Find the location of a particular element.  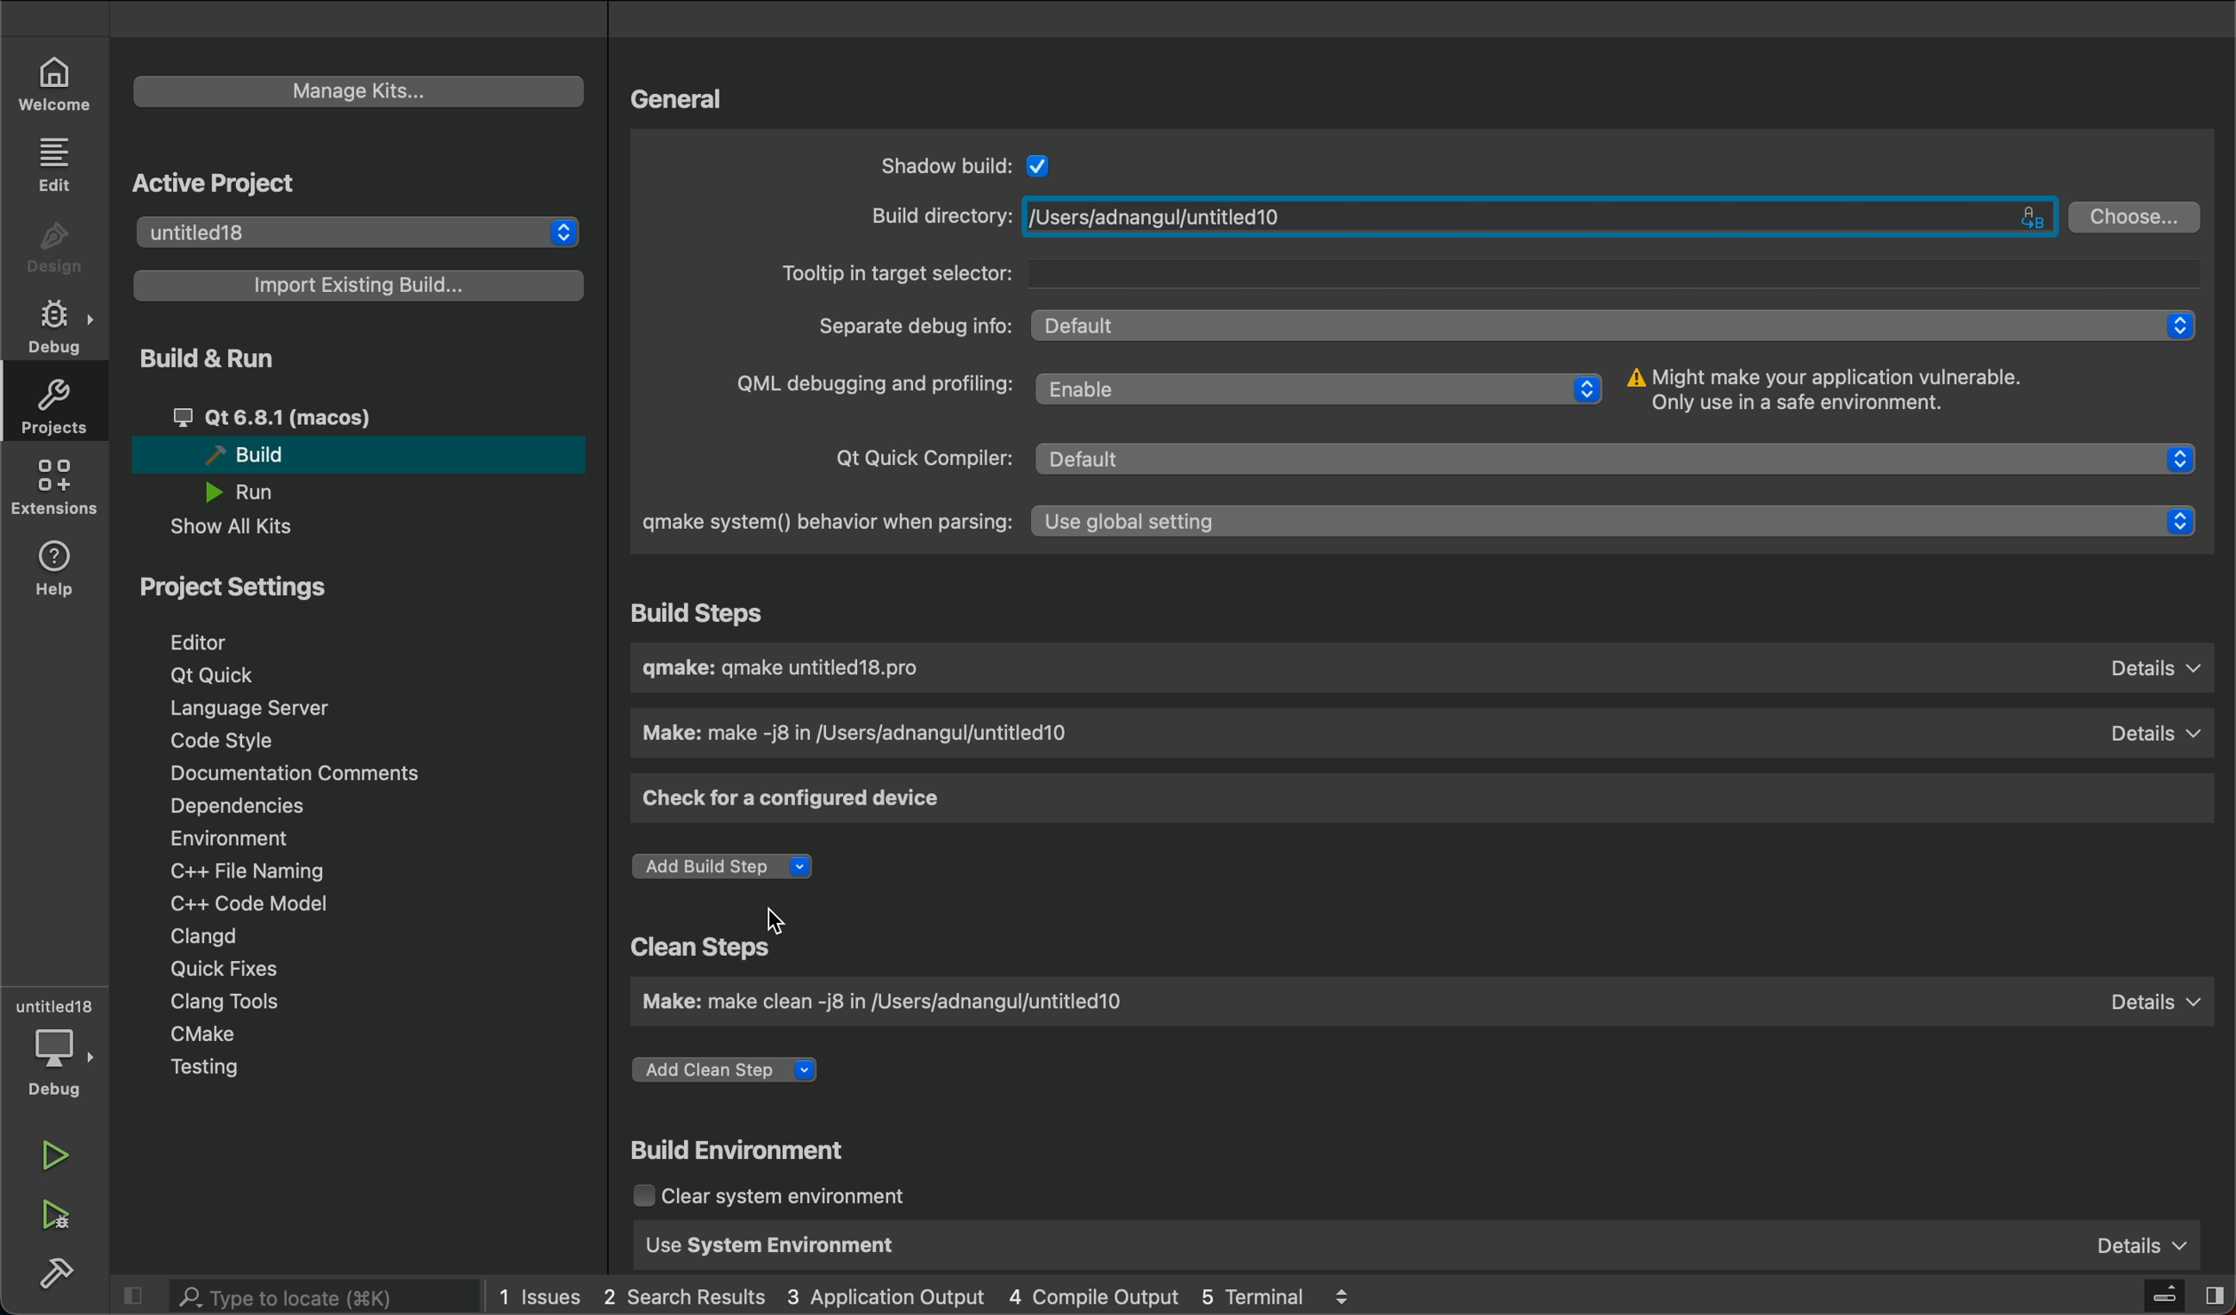

Use global setting is located at coordinates (1619, 524).